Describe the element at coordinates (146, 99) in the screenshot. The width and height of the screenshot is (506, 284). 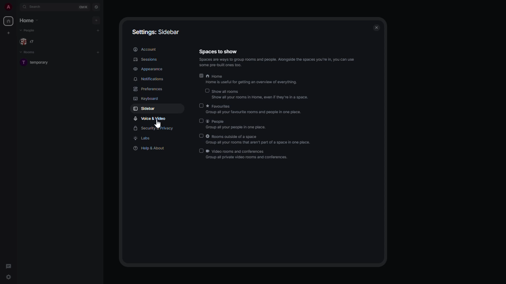
I see `keyboard` at that location.